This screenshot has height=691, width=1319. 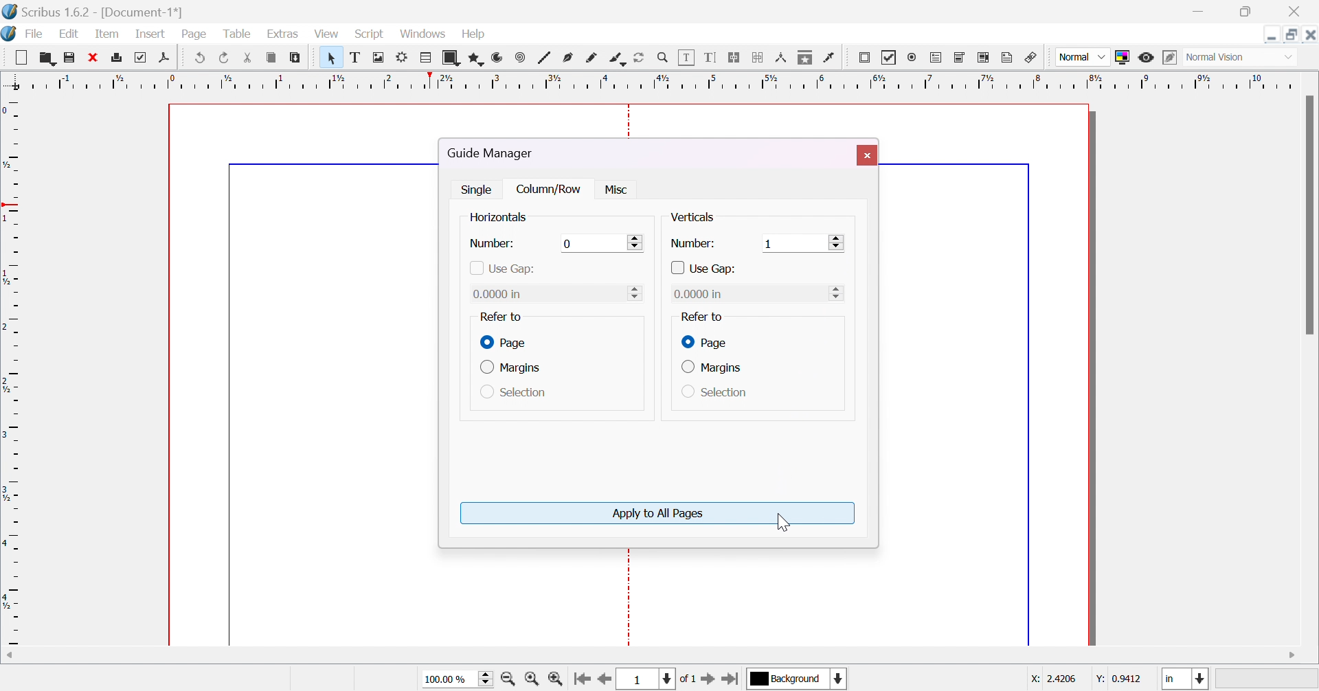 What do you see at coordinates (594, 59) in the screenshot?
I see `freehand line` at bounding box center [594, 59].